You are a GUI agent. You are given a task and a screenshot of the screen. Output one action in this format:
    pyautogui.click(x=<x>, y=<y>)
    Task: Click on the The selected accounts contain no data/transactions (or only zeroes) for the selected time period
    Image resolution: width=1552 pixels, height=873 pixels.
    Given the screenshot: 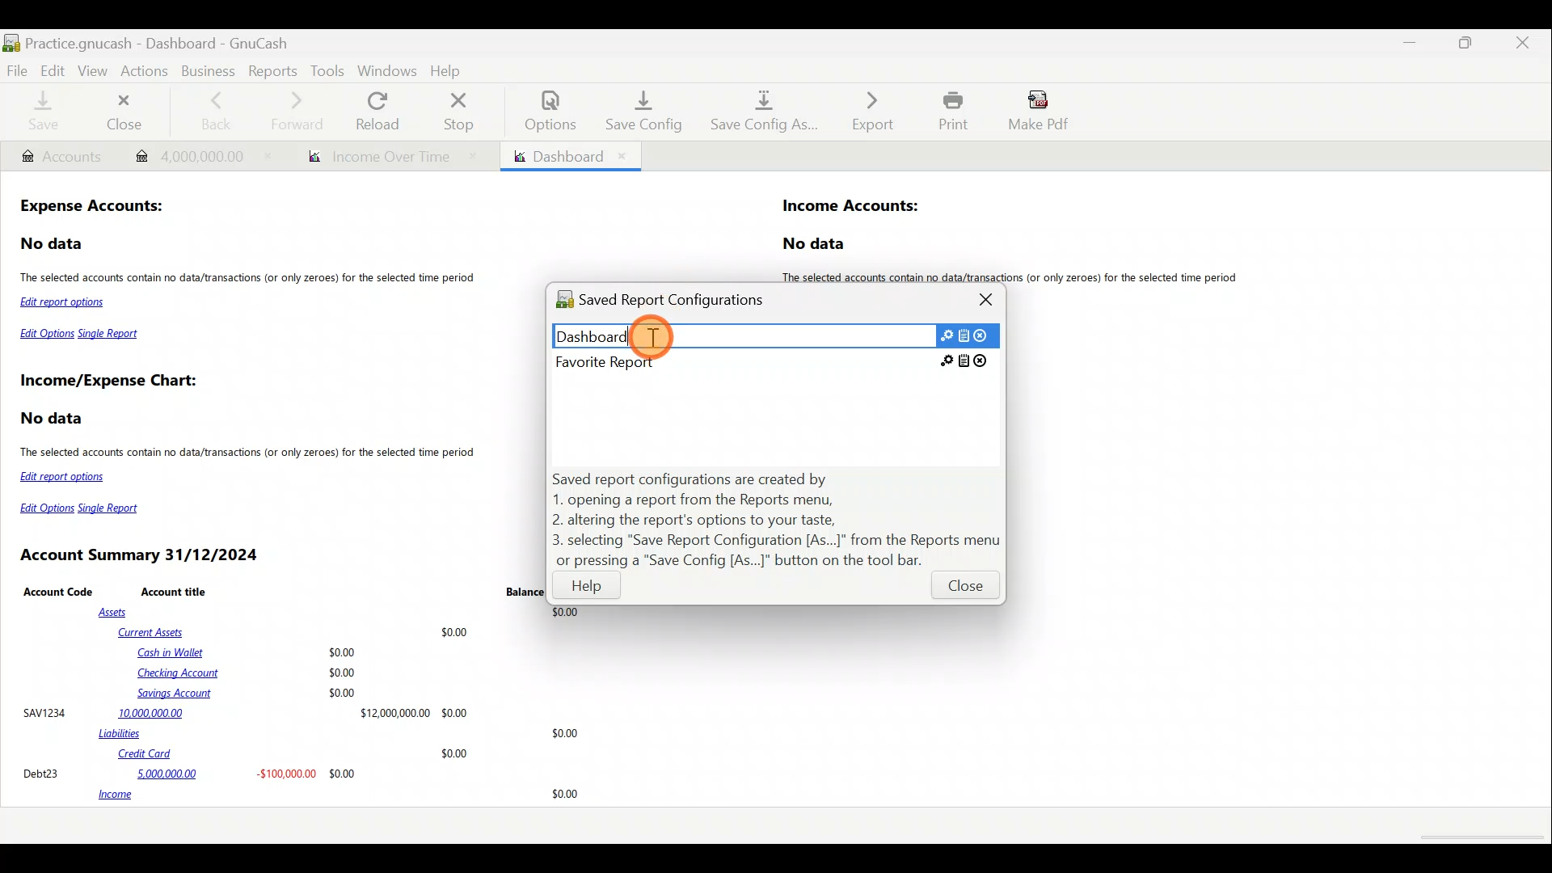 What is the action you would take?
    pyautogui.click(x=250, y=454)
    